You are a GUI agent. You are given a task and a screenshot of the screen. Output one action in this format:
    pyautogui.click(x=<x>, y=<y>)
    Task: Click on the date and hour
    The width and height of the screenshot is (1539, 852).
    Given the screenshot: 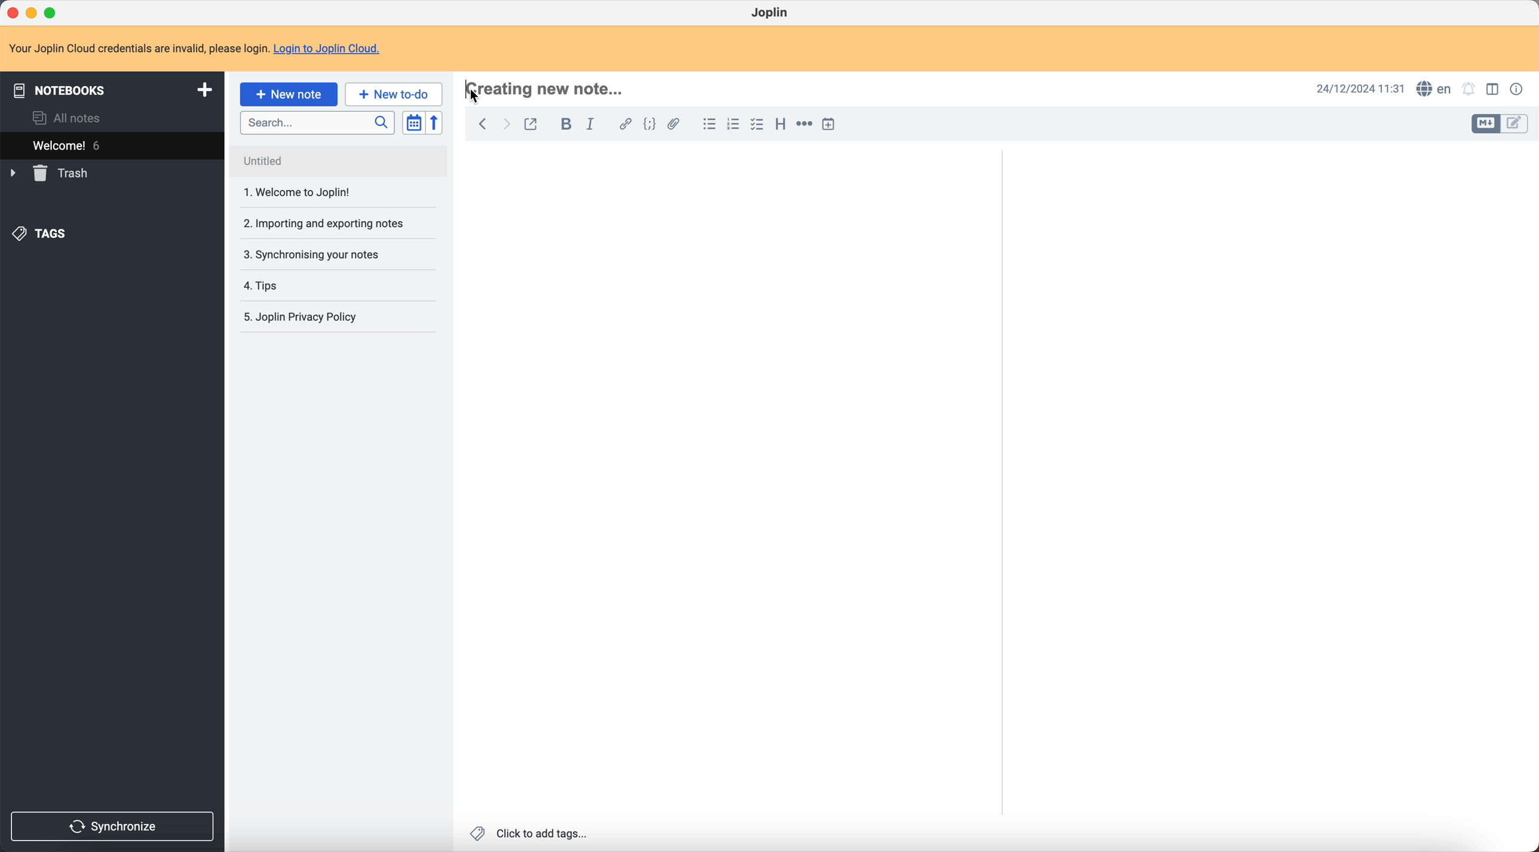 What is the action you would take?
    pyautogui.click(x=1359, y=88)
    